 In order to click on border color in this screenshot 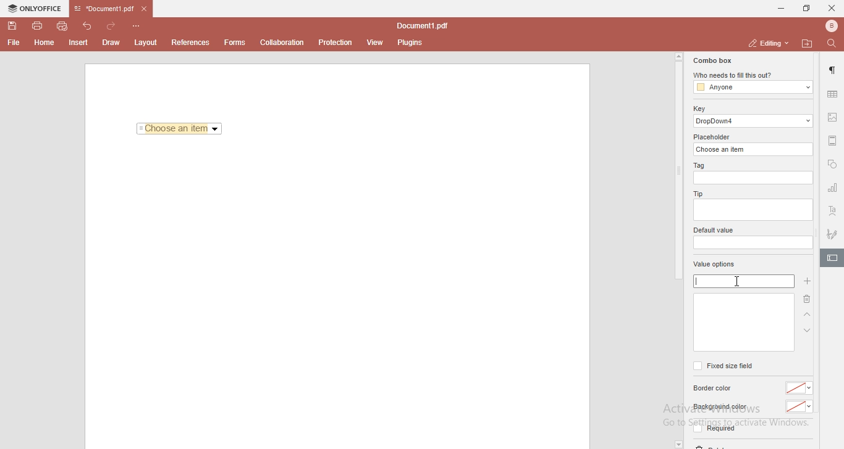, I will do `click(714, 389)`.